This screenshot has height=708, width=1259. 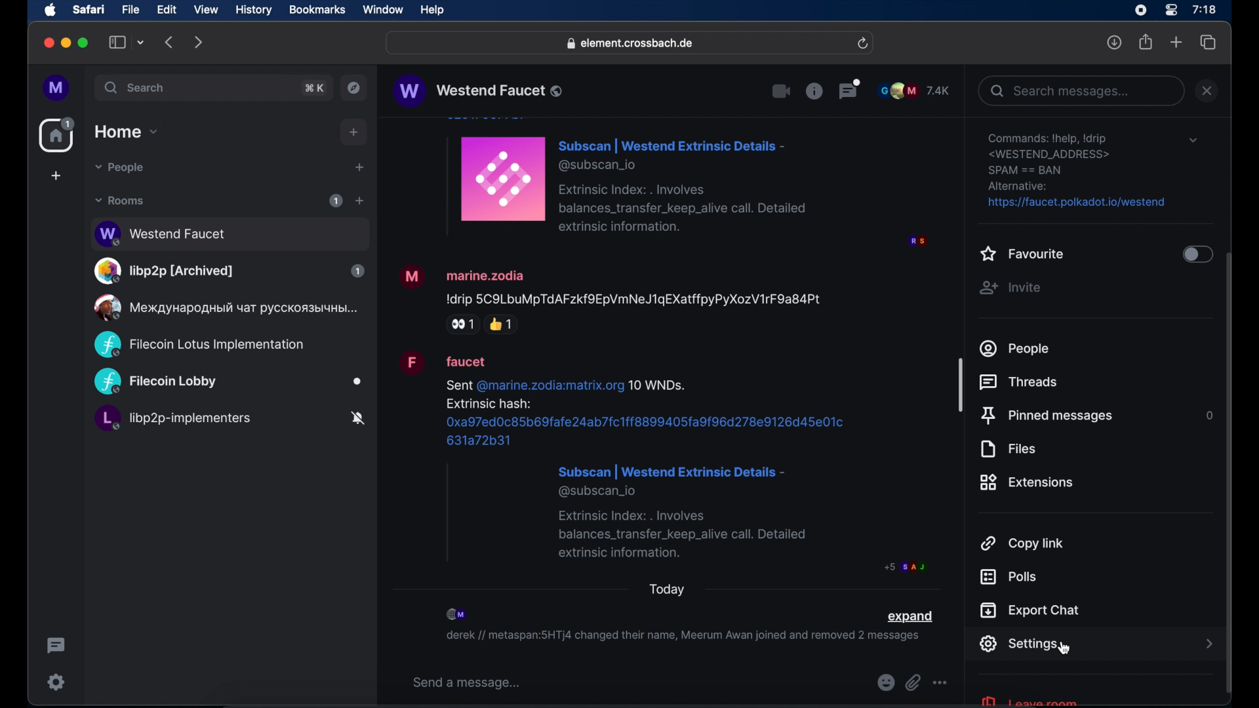 What do you see at coordinates (1209, 43) in the screenshot?
I see `show tab overview` at bounding box center [1209, 43].